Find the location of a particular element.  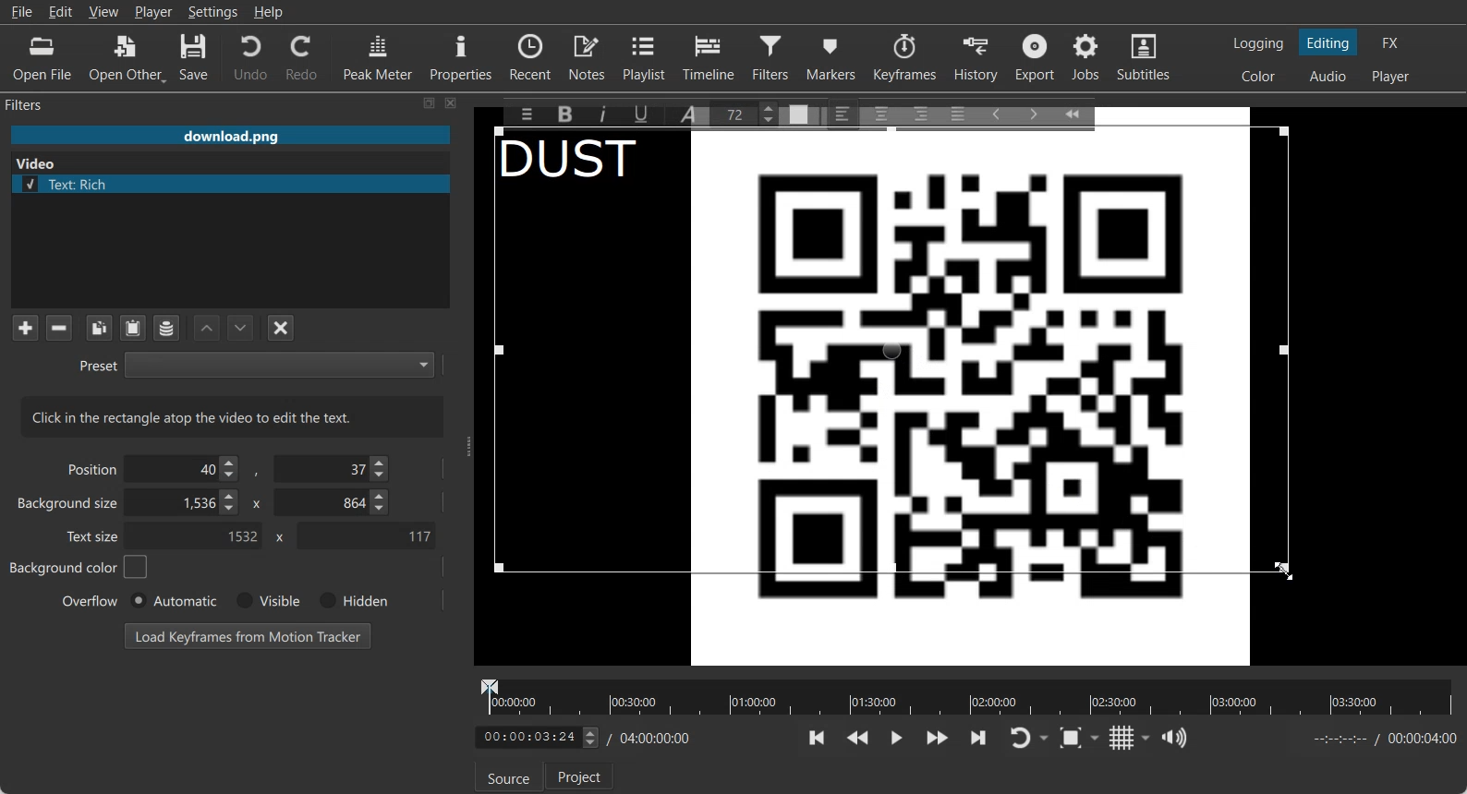

Text is located at coordinates (581, 162).